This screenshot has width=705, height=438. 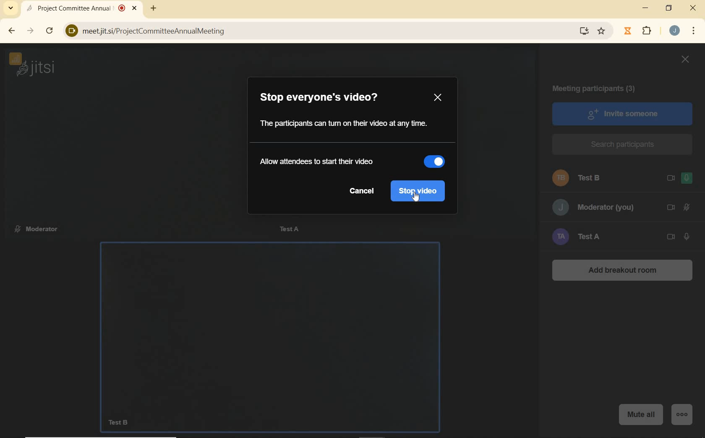 I want to click on MICROPHONE, so click(x=687, y=207).